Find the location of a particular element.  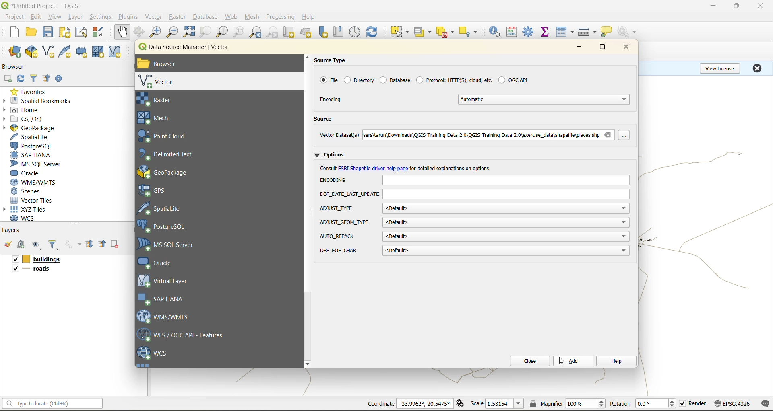

zoom native is located at coordinates (239, 32).